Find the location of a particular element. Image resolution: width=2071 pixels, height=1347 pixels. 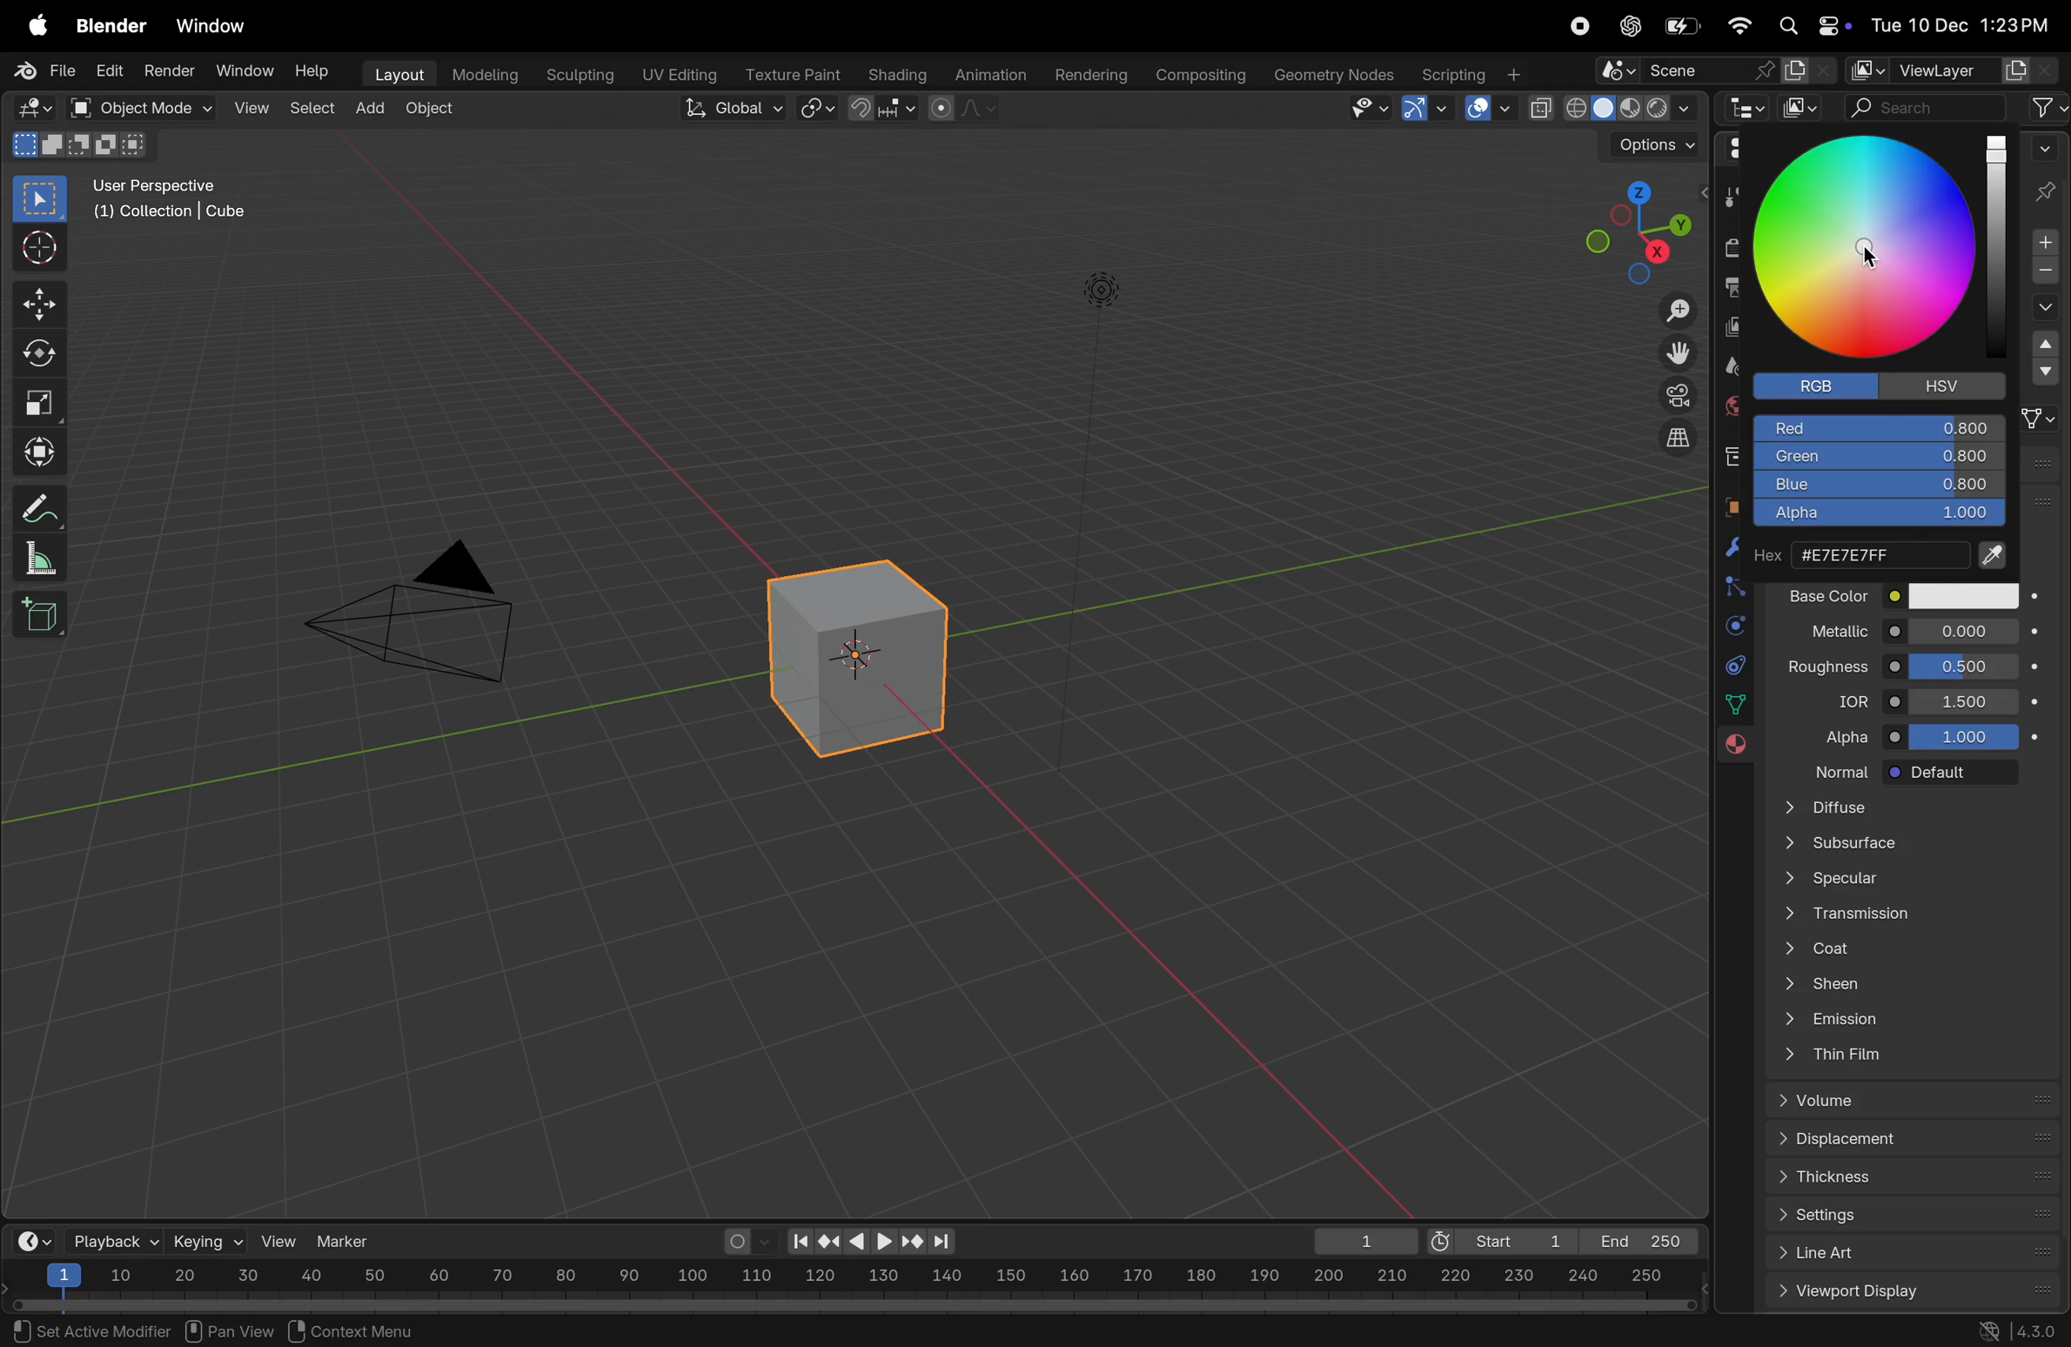

blender is located at coordinates (111, 27).